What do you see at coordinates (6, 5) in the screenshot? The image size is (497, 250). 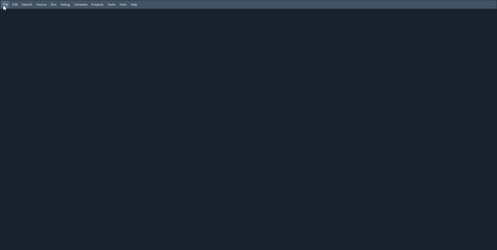 I see `File` at bounding box center [6, 5].